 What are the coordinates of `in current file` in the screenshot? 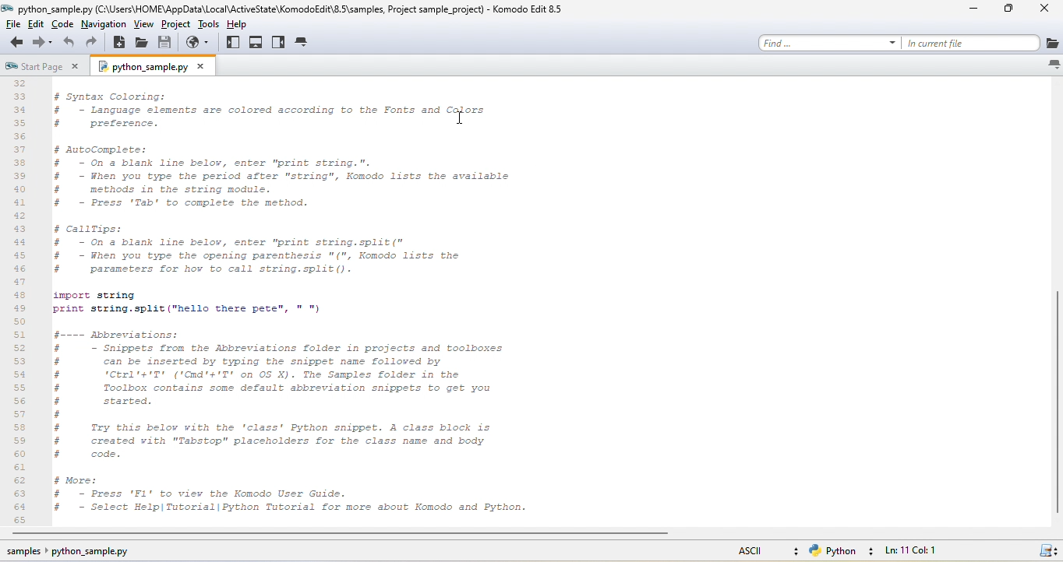 It's located at (987, 43).